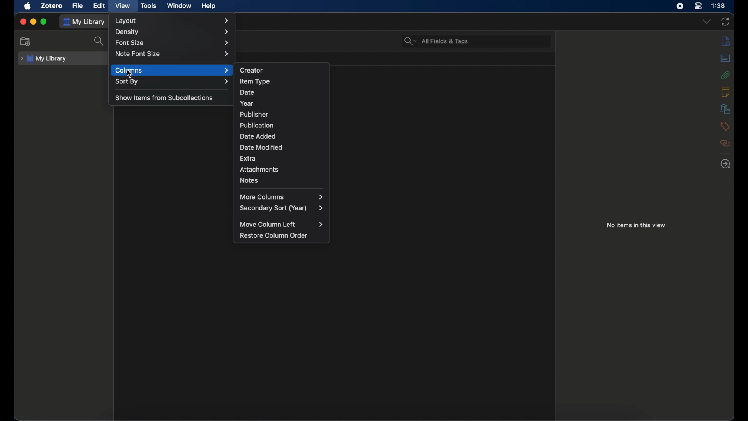 The image size is (748, 421). What do you see at coordinates (33, 22) in the screenshot?
I see `minimize` at bounding box center [33, 22].